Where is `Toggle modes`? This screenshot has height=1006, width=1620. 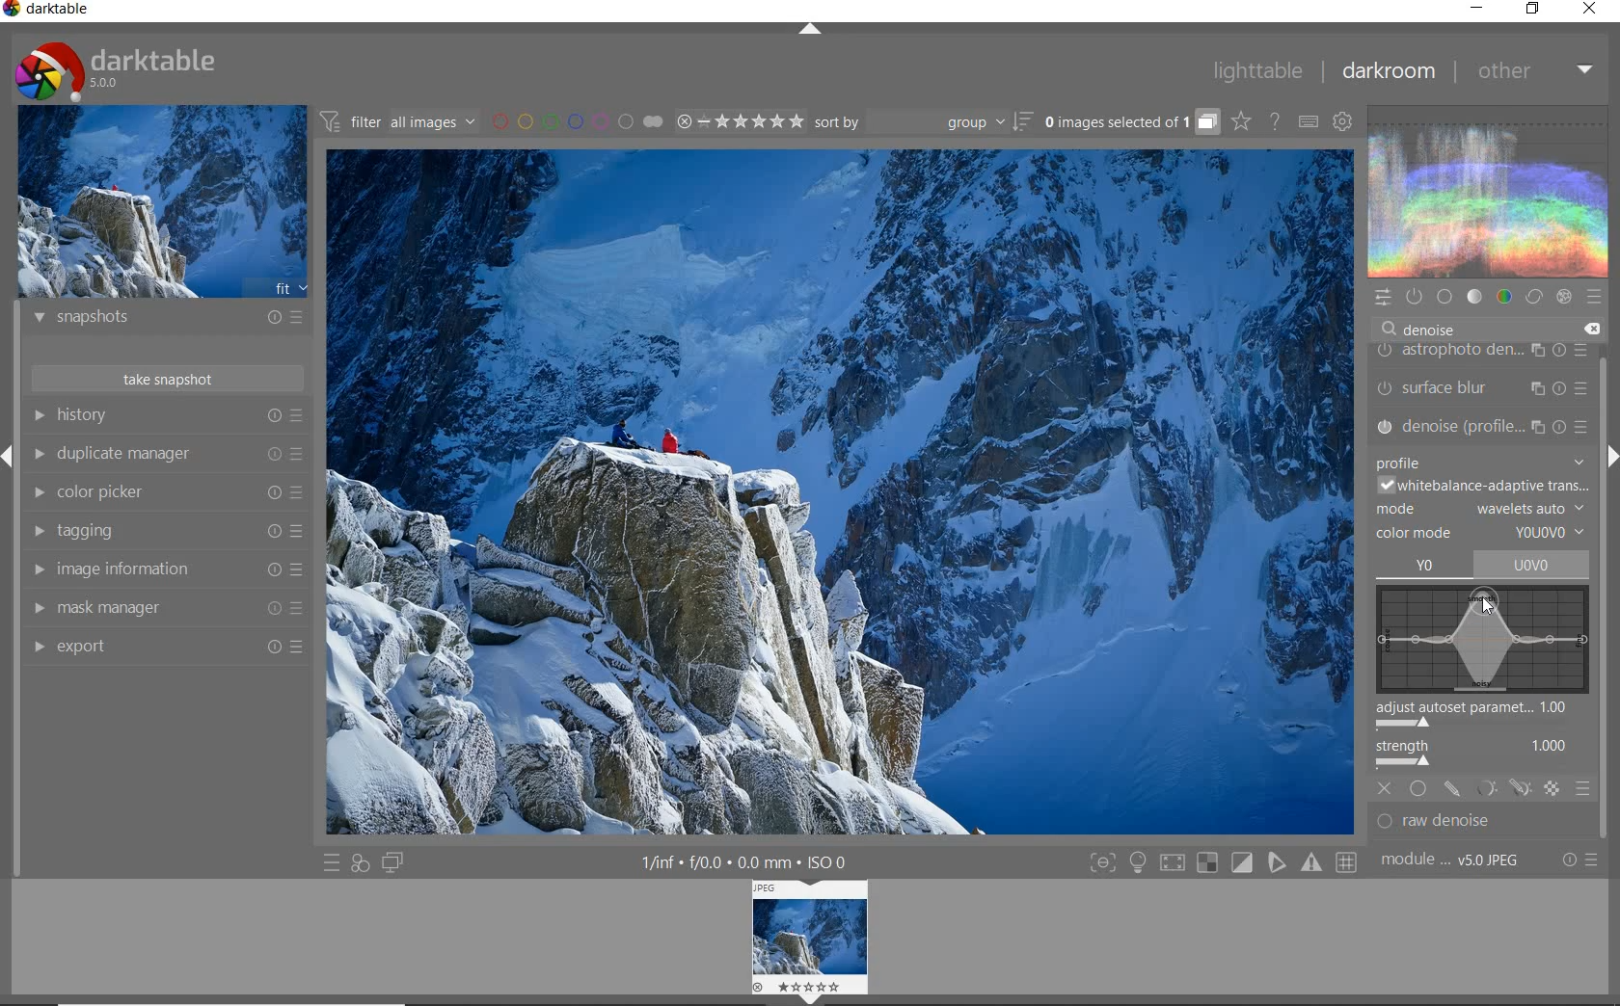
Toggle modes is located at coordinates (1223, 860).